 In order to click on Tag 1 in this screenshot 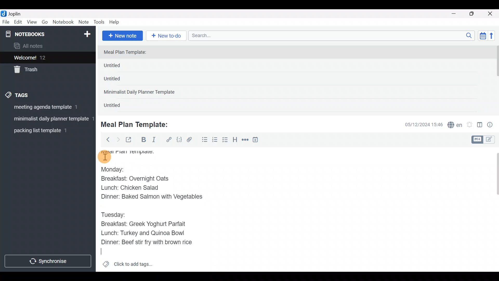, I will do `click(46, 108)`.